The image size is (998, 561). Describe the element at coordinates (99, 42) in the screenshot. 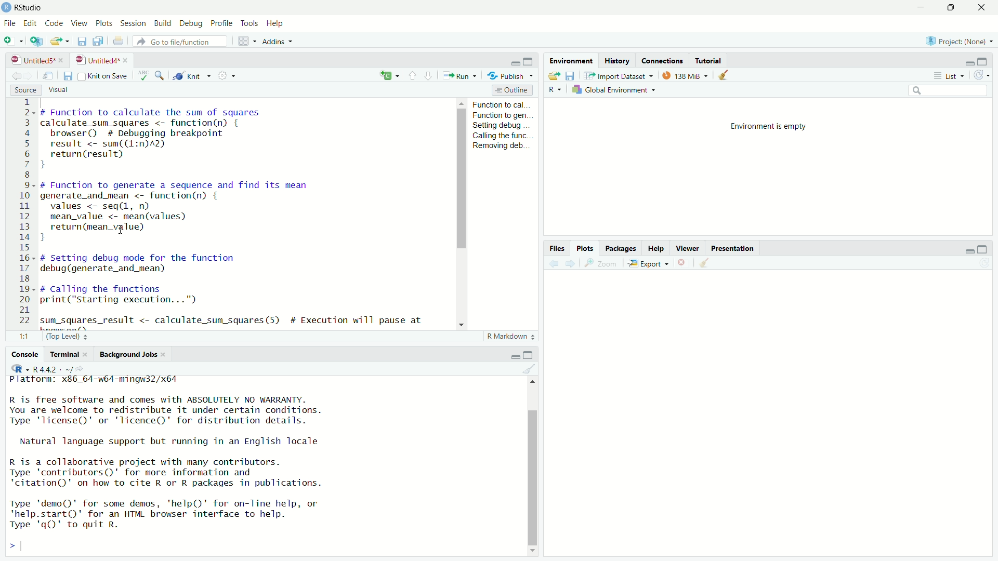

I see `save all open documents` at that location.